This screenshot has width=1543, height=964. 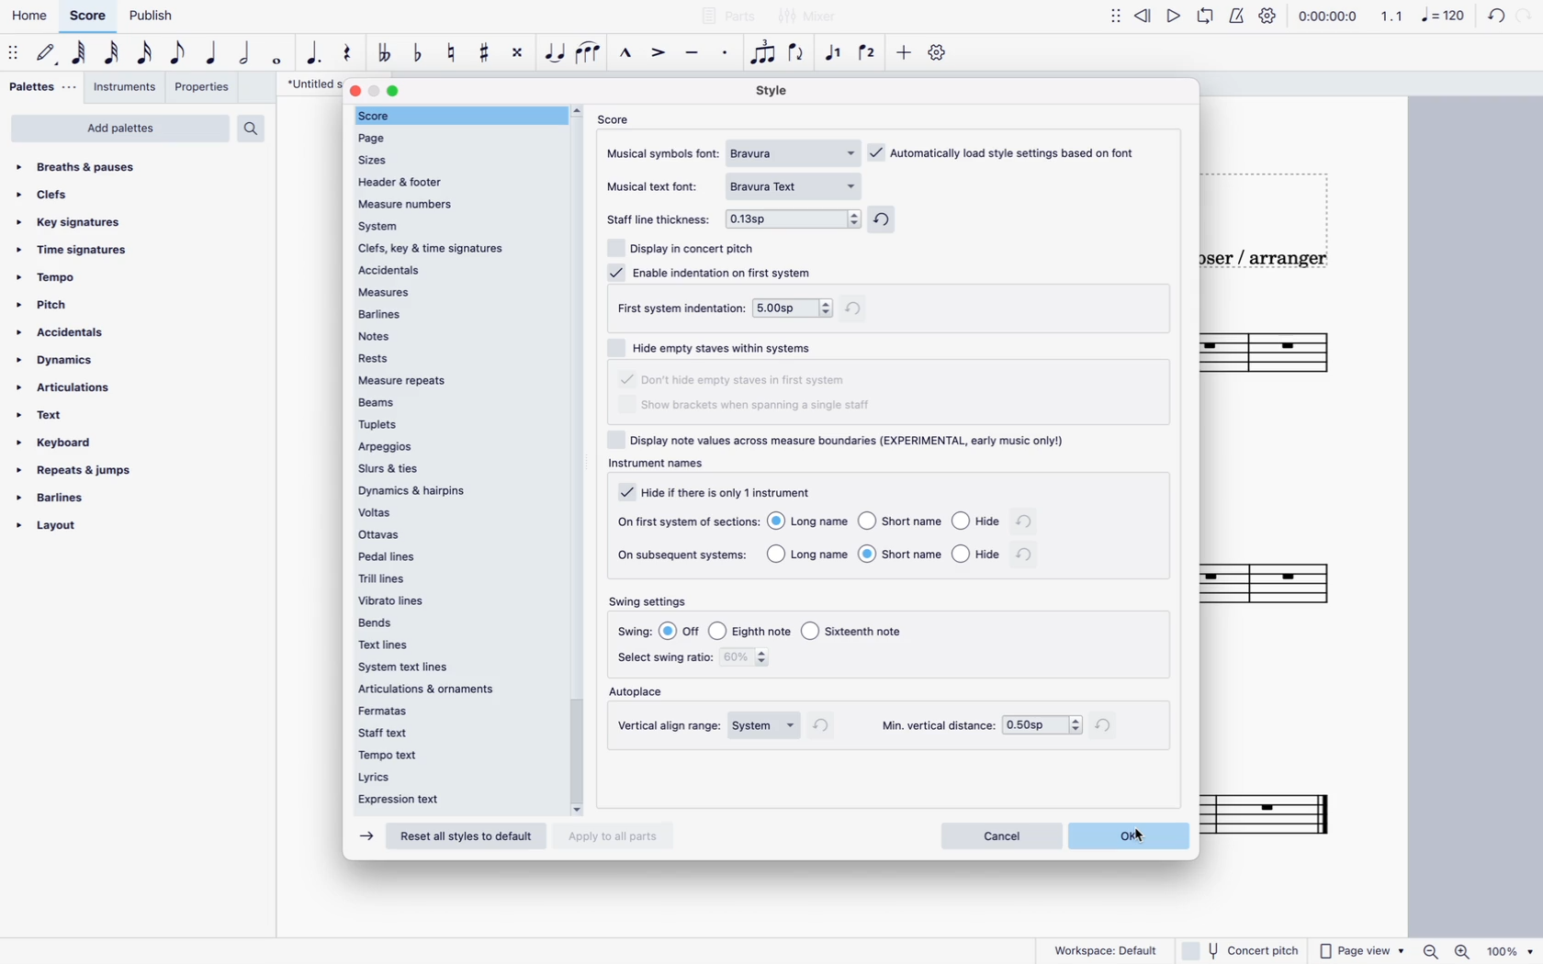 What do you see at coordinates (939, 56) in the screenshot?
I see `settings` at bounding box center [939, 56].